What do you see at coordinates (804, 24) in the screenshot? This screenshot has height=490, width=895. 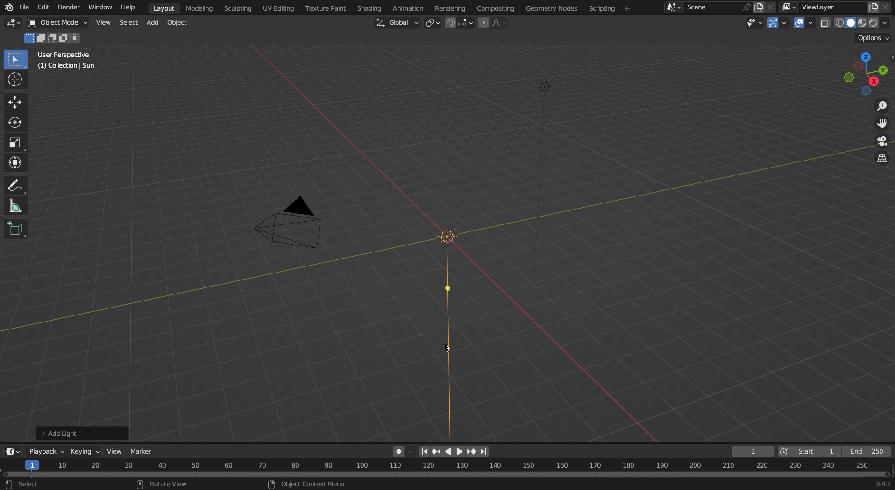 I see `Show Overlays` at bounding box center [804, 24].